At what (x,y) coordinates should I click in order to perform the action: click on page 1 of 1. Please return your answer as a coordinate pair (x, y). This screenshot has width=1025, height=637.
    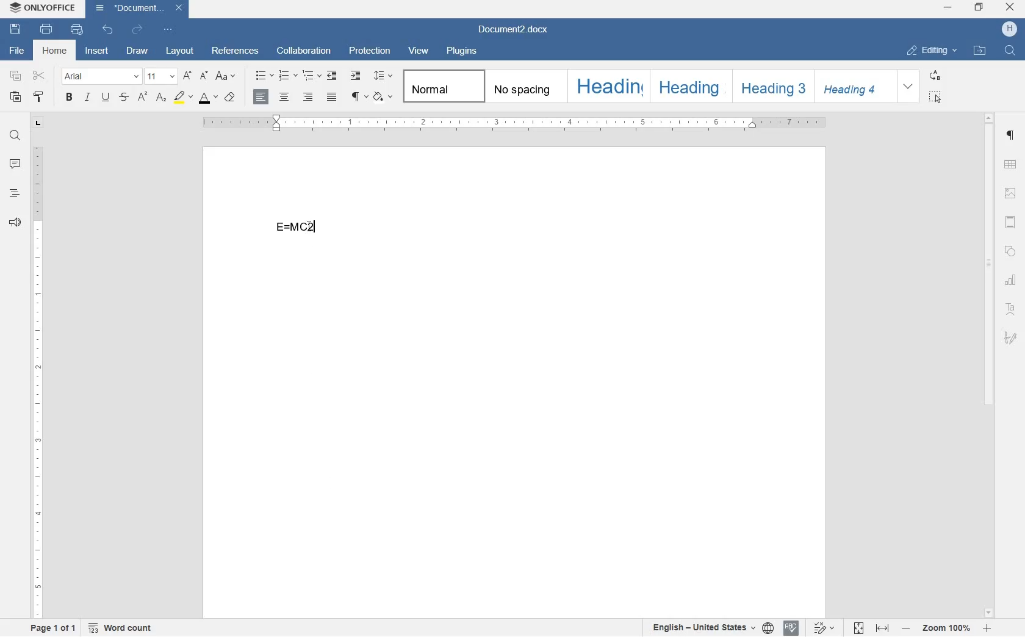
    Looking at the image, I should click on (56, 630).